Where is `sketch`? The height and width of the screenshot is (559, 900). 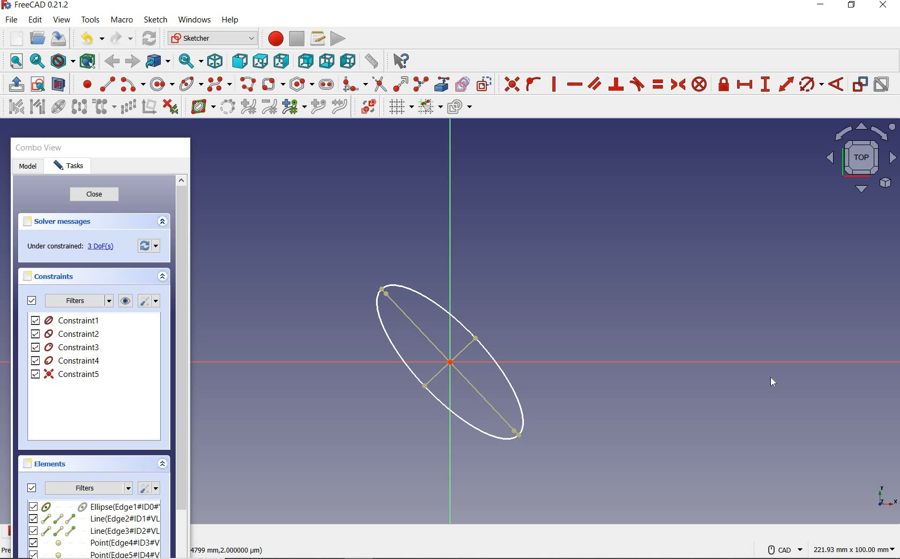
sketch is located at coordinates (155, 20).